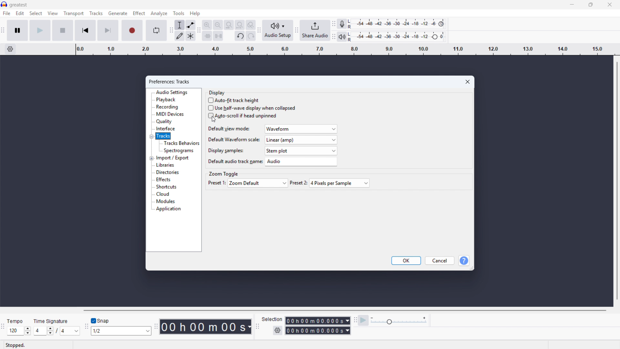 This screenshot has width=620, height=349. I want to click on Multi tool , so click(191, 36).